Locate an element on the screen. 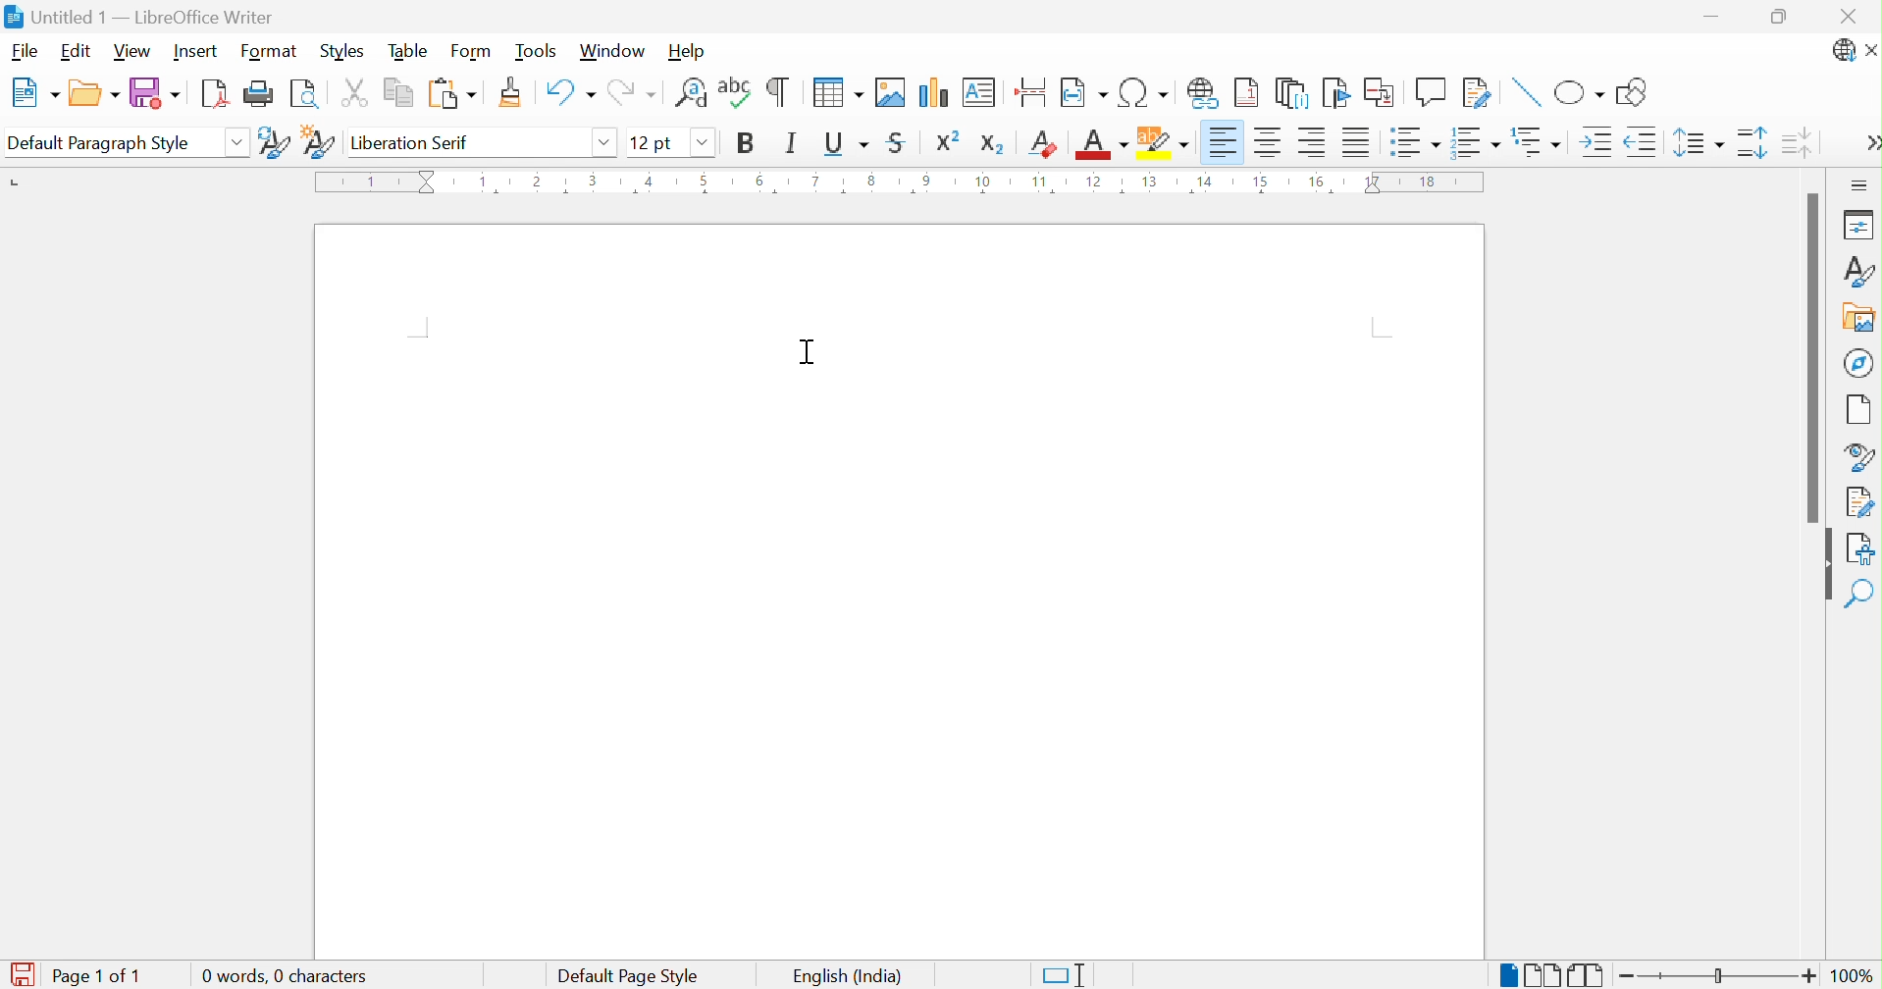 The height and width of the screenshot is (989, 1882). Copy is located at coordinates (397, 94).